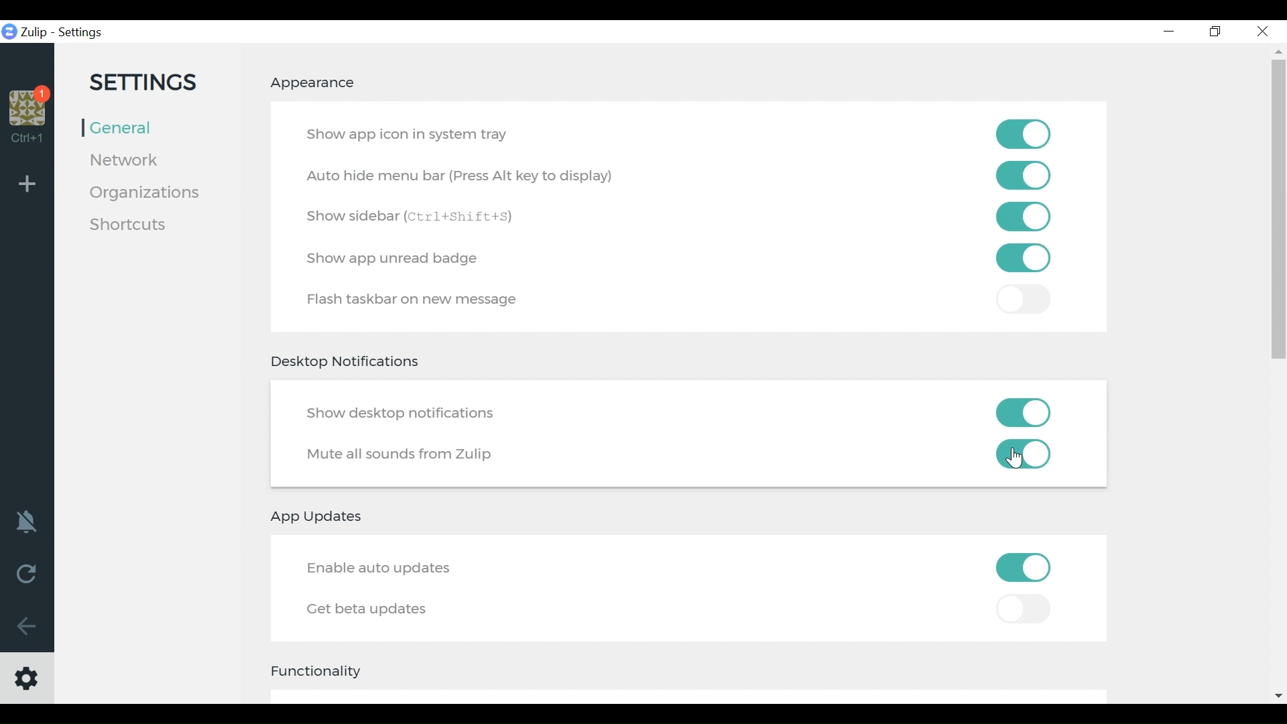 The height and width of the screenshot is (724, 1287). Describe the element at coordinates (130, 160) in the screenshot. I see `Network` at that location.